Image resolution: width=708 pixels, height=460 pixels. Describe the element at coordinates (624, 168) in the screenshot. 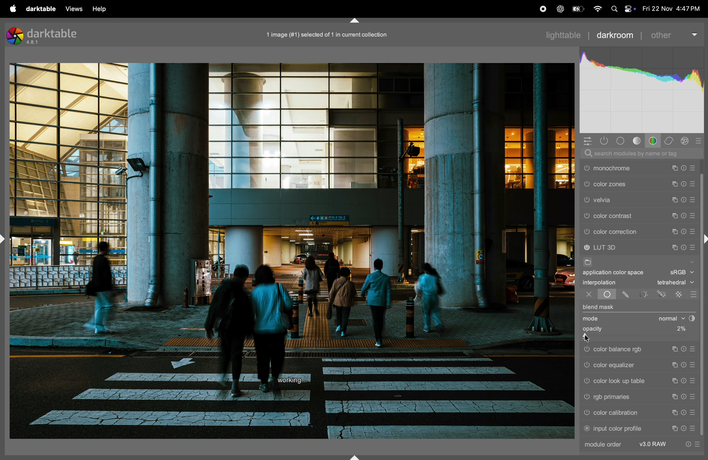

I see `out put color profiles` at that location.